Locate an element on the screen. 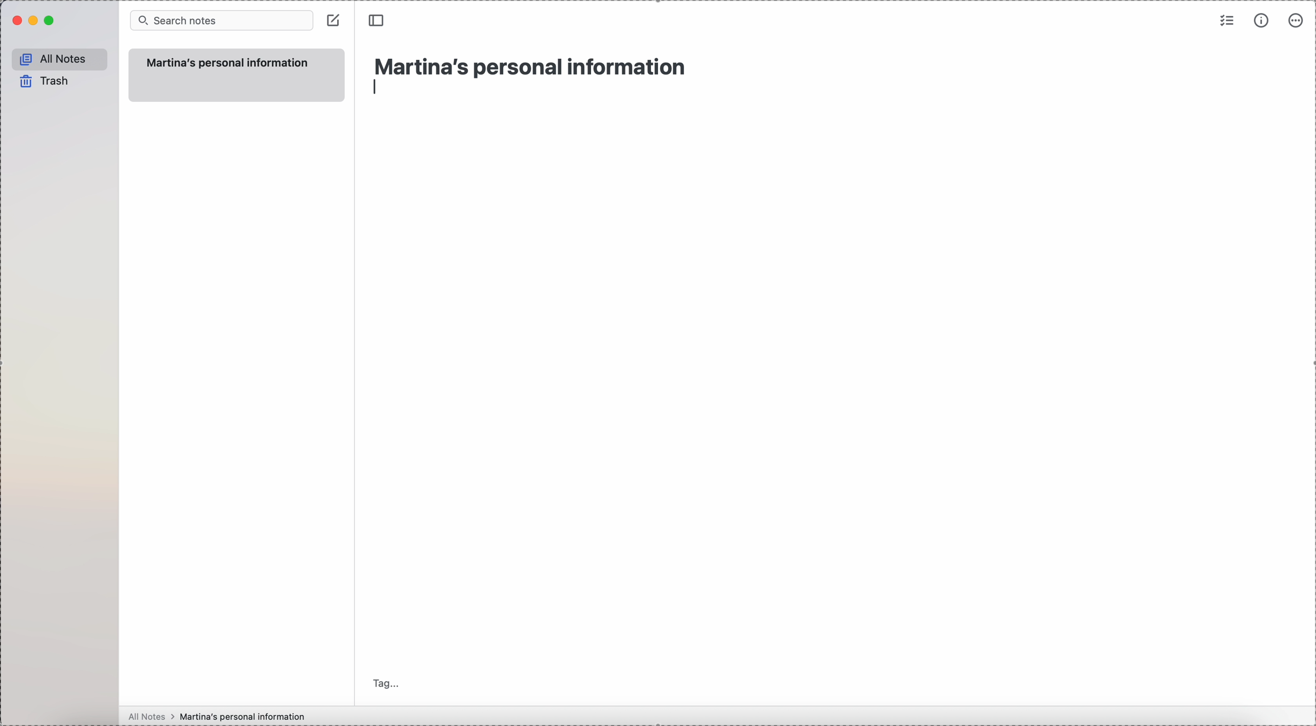 Image resolution: width=1316 pixels, height=726 pixels. all notes > Martina's personal information is located at coordinates (213, 715).